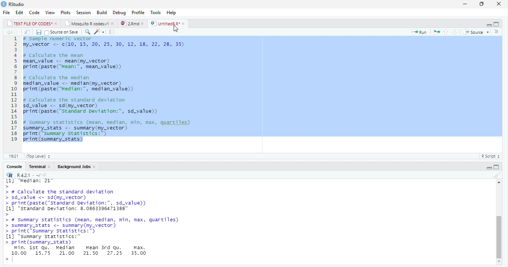  What do you see at coordinates (50, 13) in the screenshot?
I see `view` at bounding box center [50, 13].